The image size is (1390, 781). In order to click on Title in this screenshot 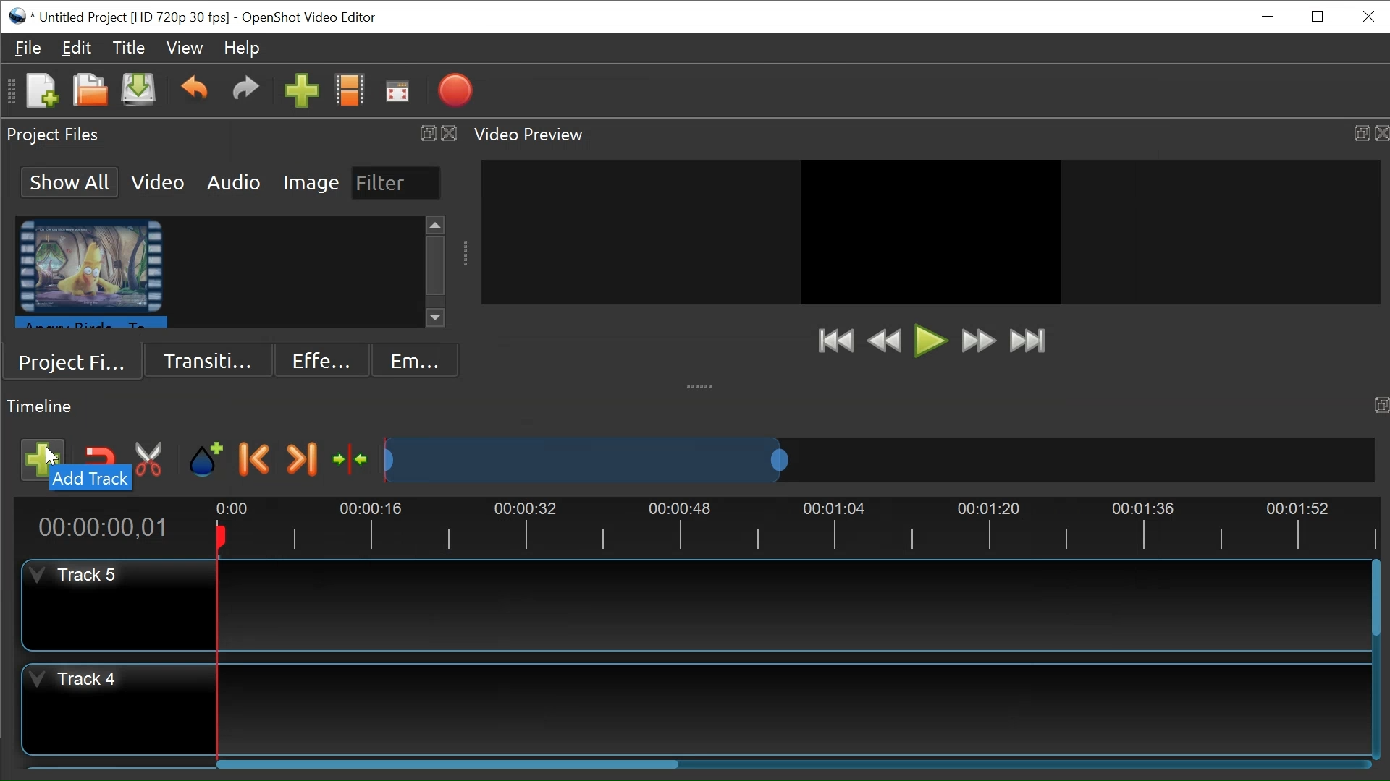, I will do `click(127, 46)`.